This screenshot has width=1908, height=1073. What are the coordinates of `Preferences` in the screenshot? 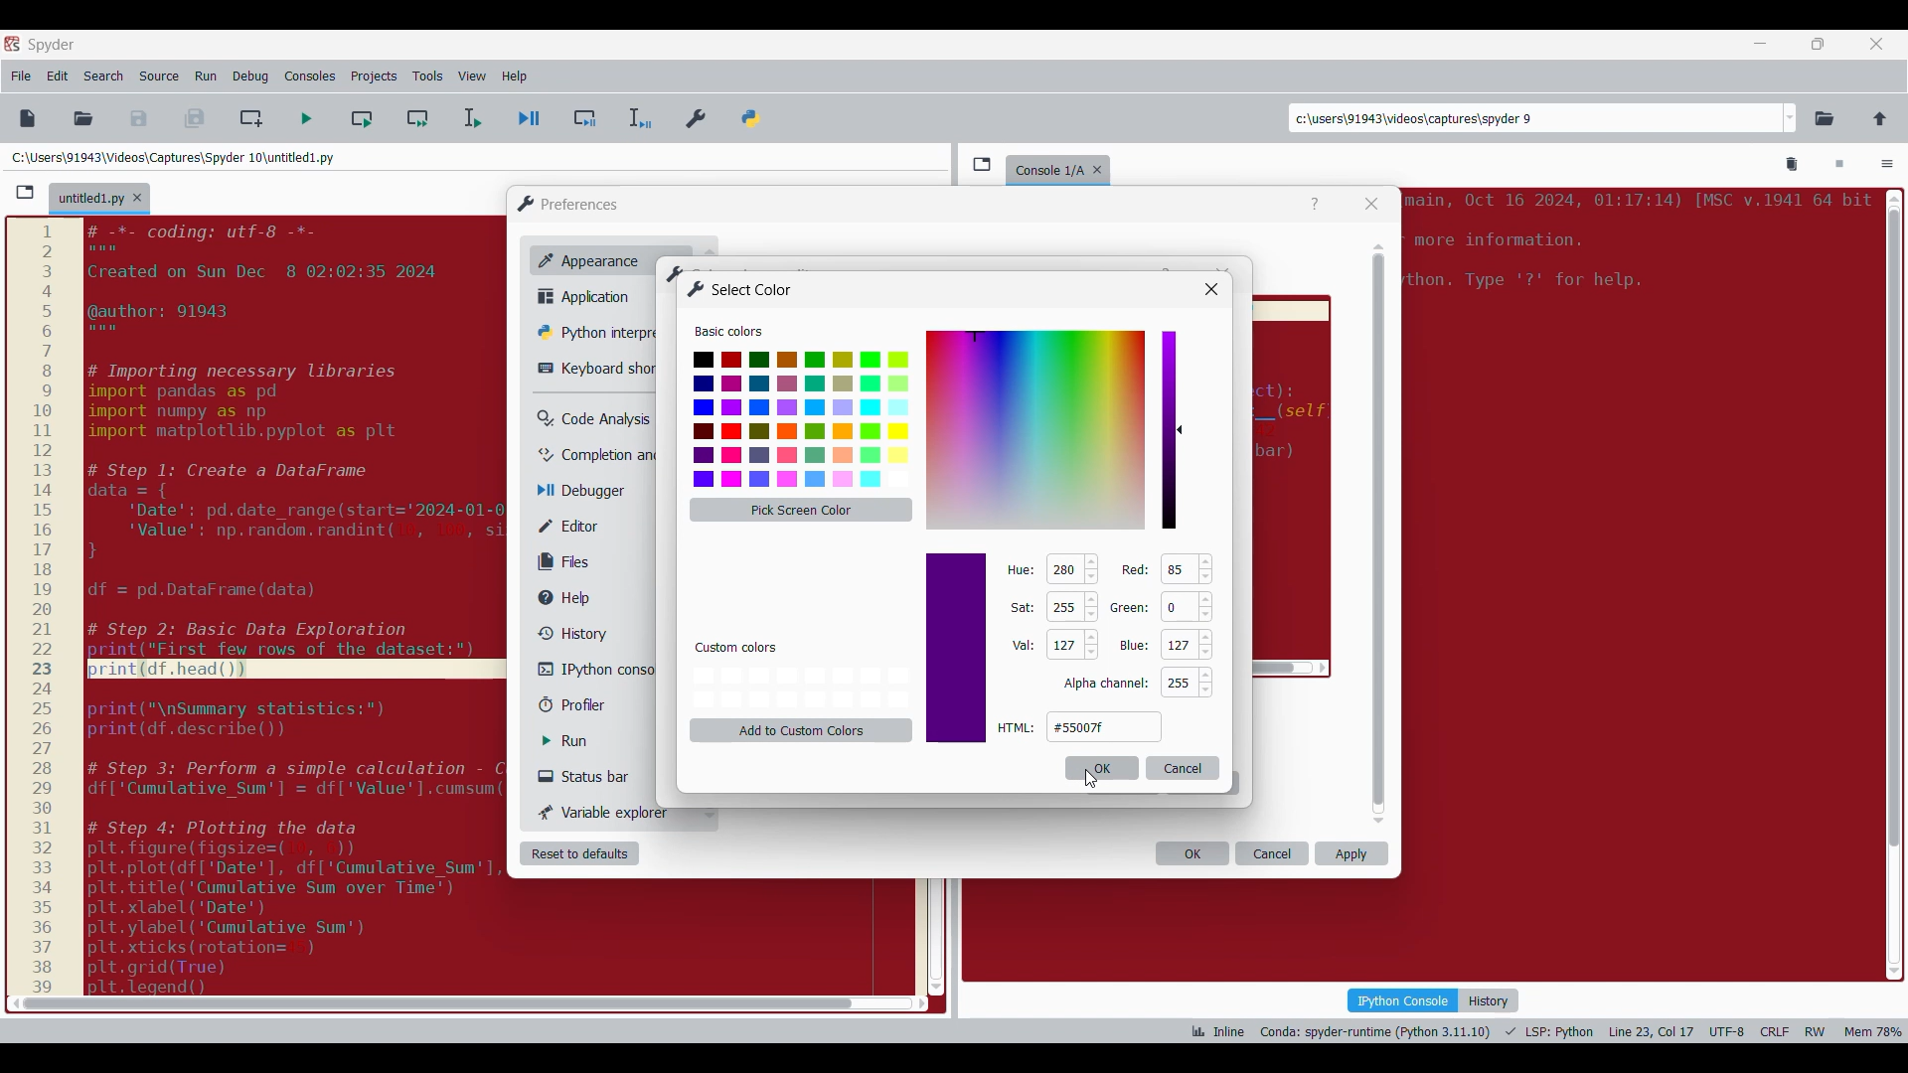 It's located at (698, 114).